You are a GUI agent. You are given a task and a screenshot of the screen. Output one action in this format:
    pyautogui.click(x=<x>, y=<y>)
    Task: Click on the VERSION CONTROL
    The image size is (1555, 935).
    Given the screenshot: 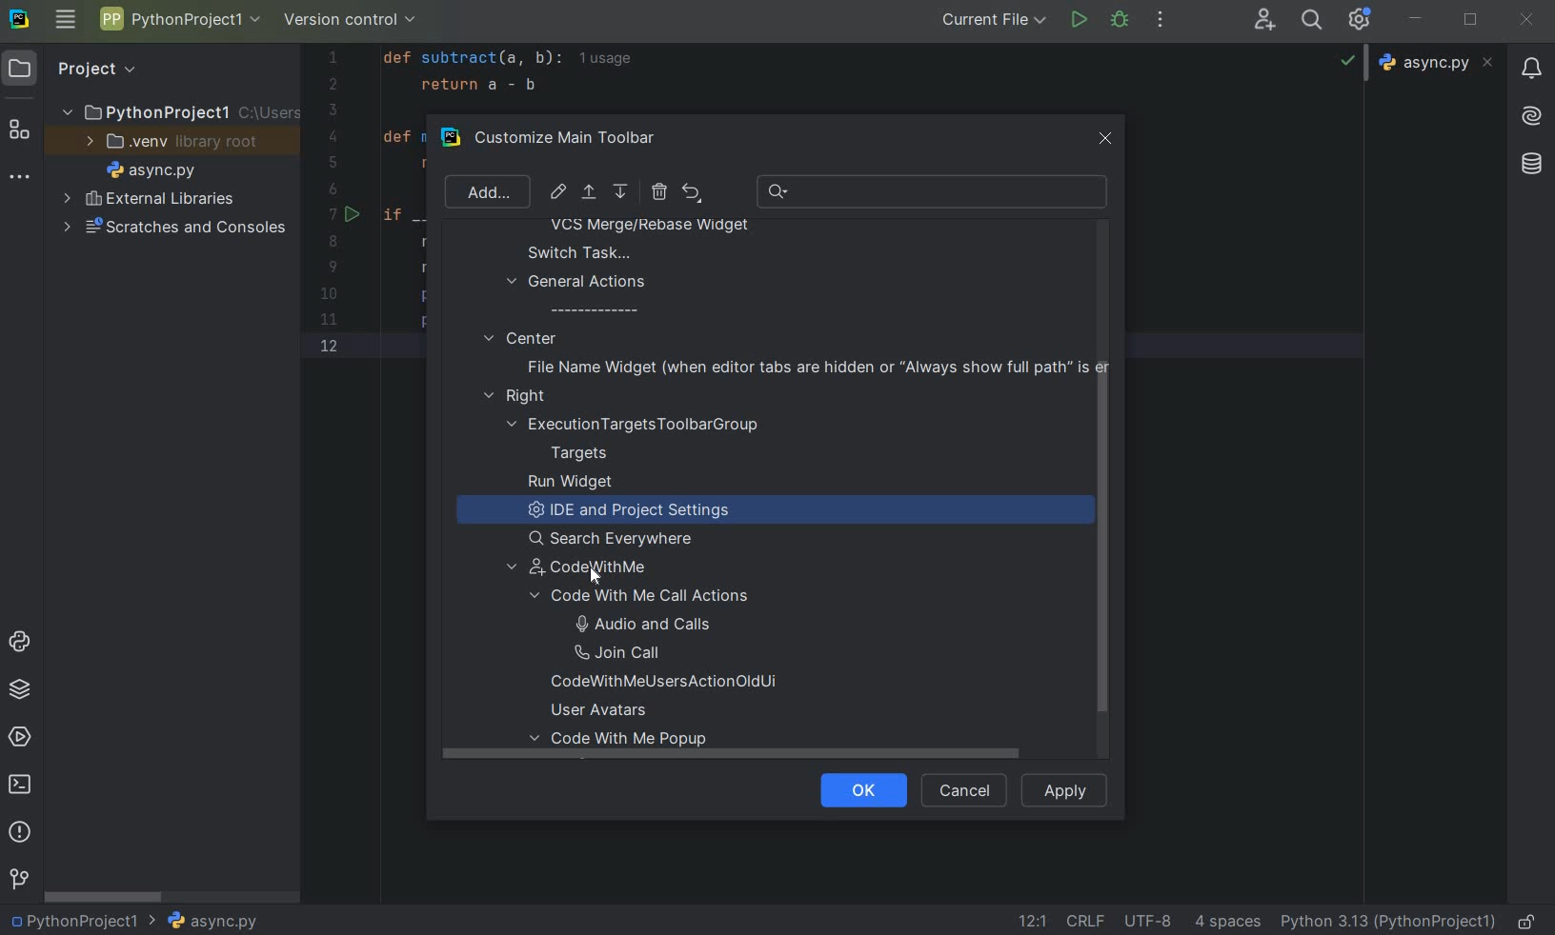 What is the action you would take?
    pyautogui.click(x=18, y=879)
    